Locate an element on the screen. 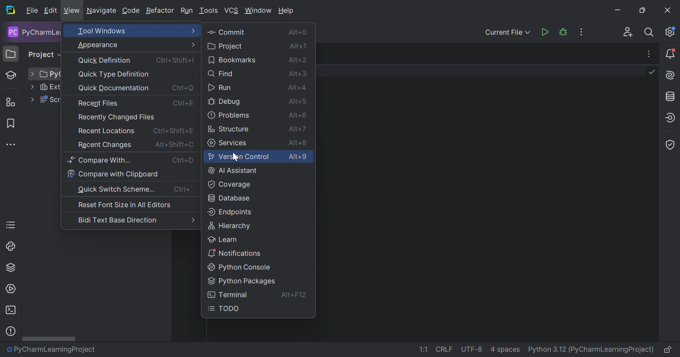 The height and width of the screenshot is (357, 680). Python Console is located at coordinates (11, 246).